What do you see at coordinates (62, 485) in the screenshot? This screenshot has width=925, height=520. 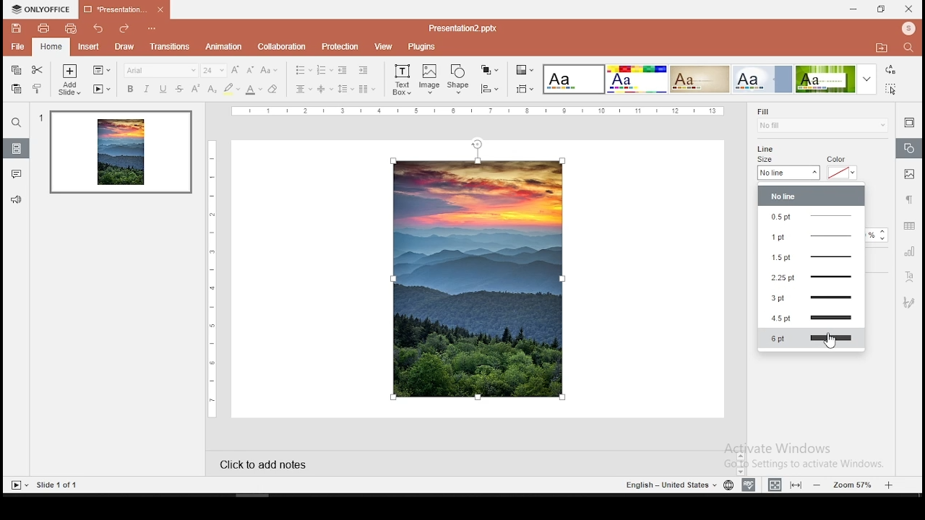 I see `slide 1 of 1` at bounding box center [62, 485].